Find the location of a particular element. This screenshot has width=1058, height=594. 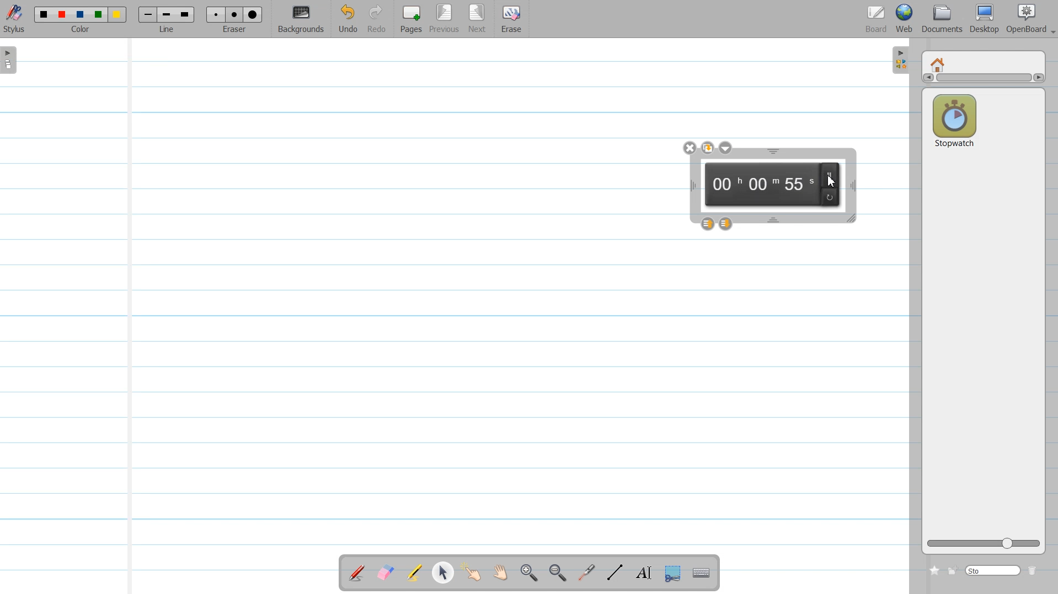

Drop down box is located at coordinates (1051, 28).